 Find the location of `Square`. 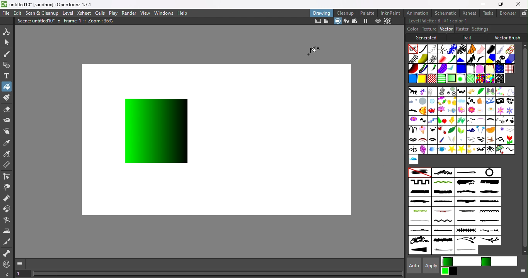

Square is located at coordinates (509, 68).